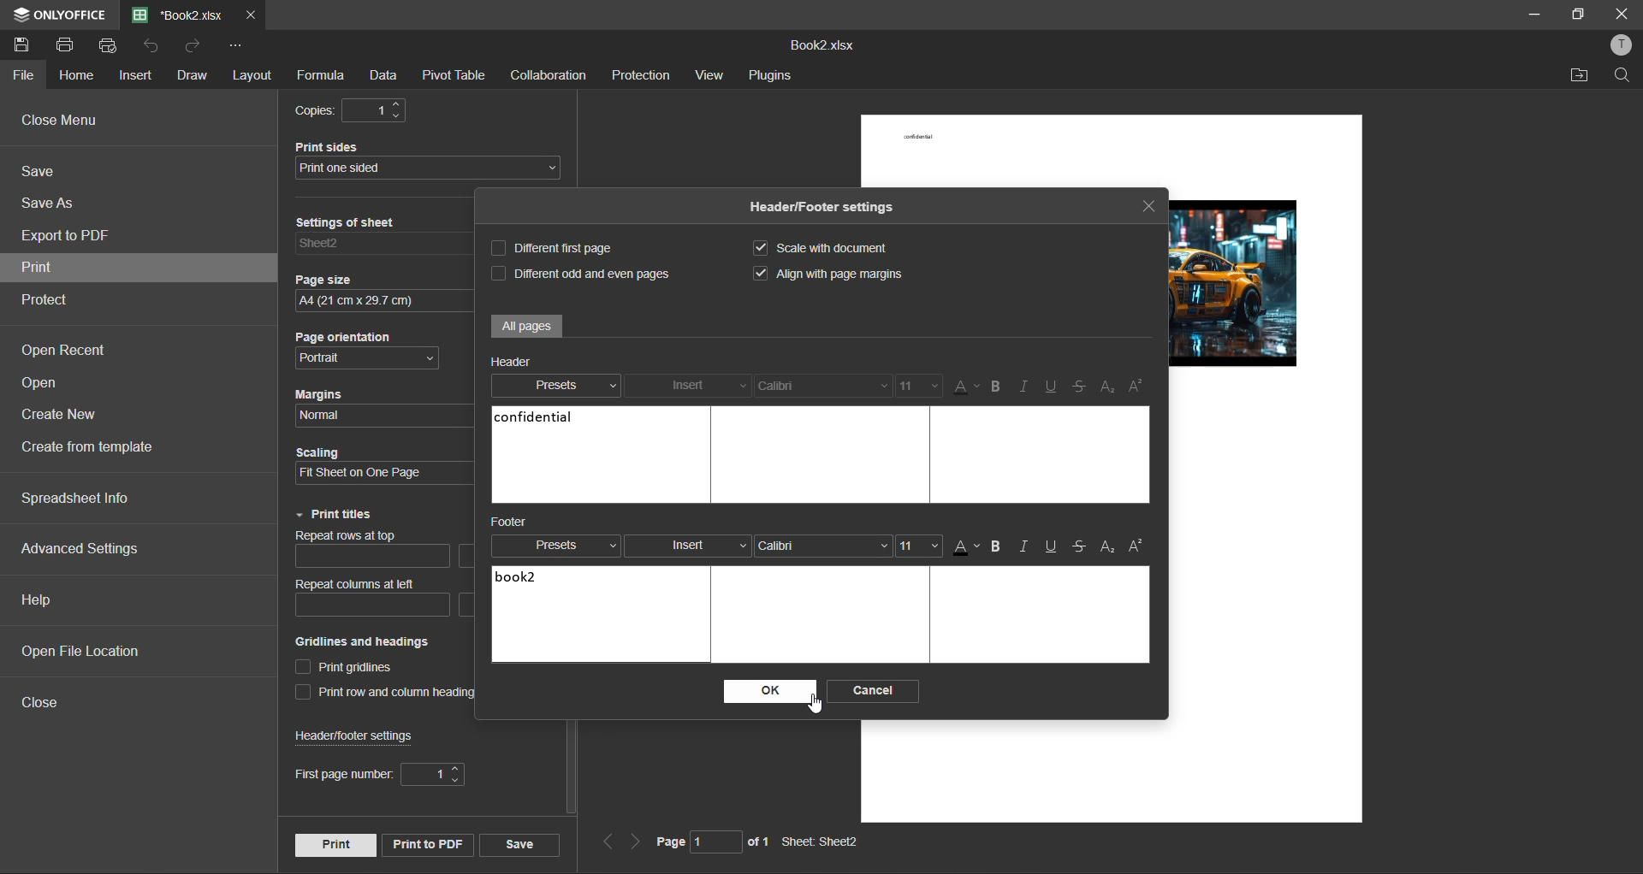 This screenshot has width=1643, height=874. Describe the element at coordinates (63, 346) in the screenshot. I see `open recent` at that location.